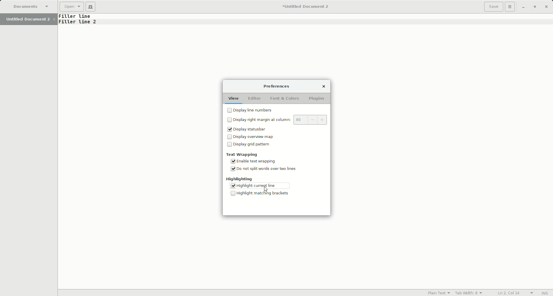 The image size is (553, 296). What do you see at coordinates (303, 7) in the screenshot?
I see `Untitled Document 2` at bounding box center [303, 7].